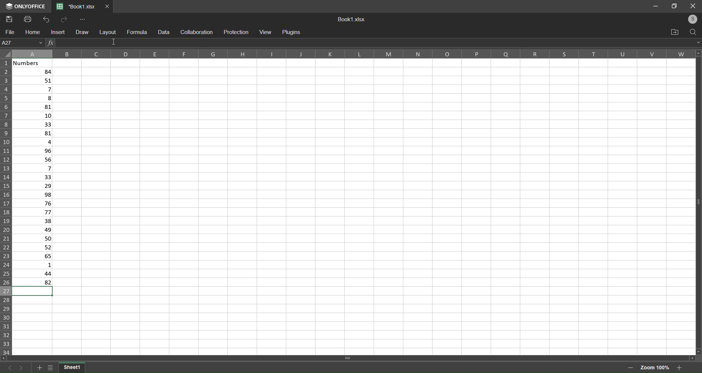 The width and height of the screenshot is (702, 373). I want to click on Logo, so click(26, 7).